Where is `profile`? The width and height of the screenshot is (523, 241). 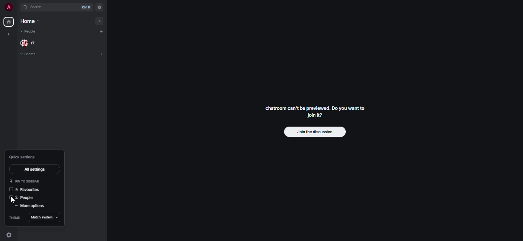
profile is located at coordinates (8, 7).